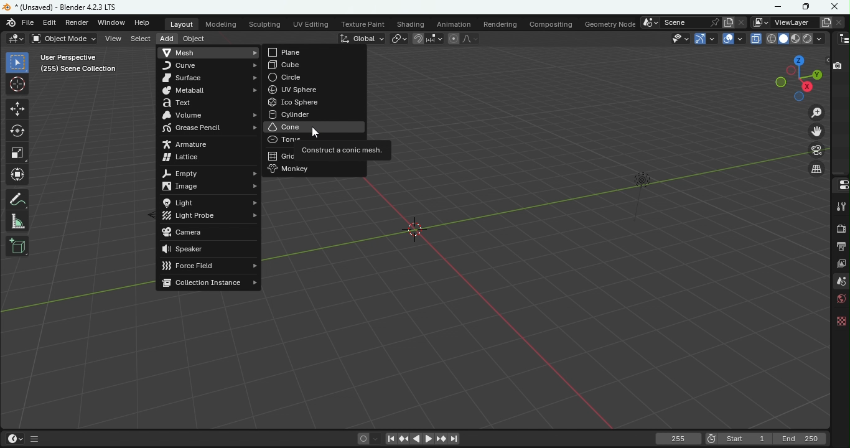 Image resolution: width=850 pixels, height=448 pixels. Describe the element at coordinates (220, 23) in the screenshot. I see `Modeling` at that location.